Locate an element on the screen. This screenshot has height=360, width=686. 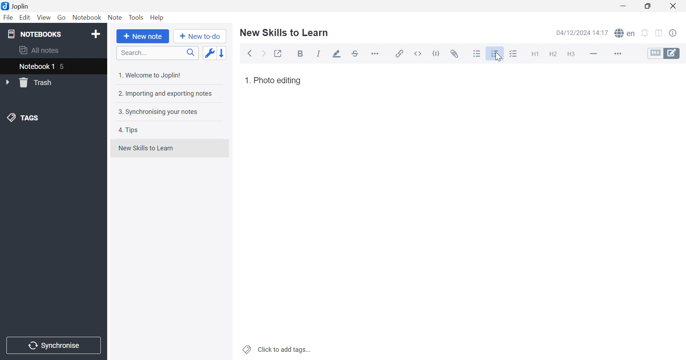
3. Synchronising your notes is located at coordinates (156, 111).